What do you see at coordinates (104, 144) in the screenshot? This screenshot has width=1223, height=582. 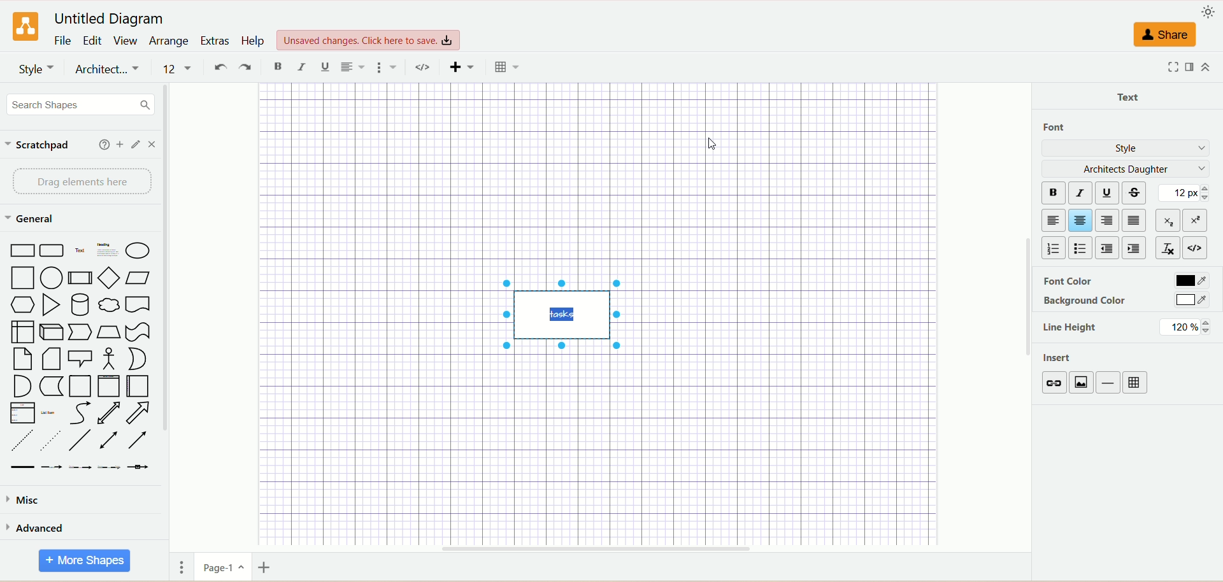 I see `help` at bounding box center [104, 144].